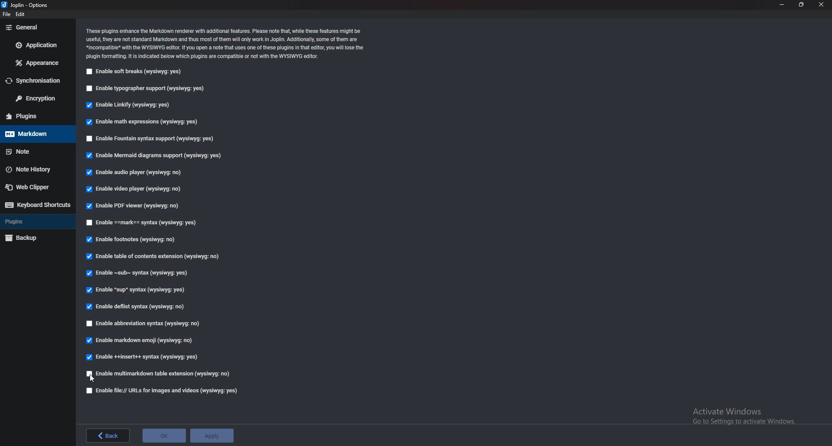 The image size is (832, 446). I want to click on edit, so click(21, 15).